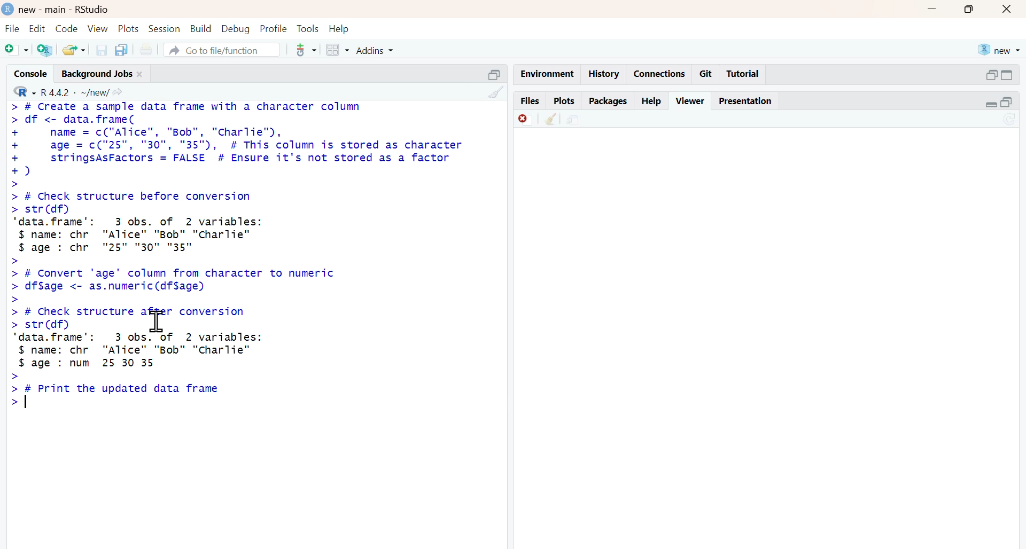  I want to click on background jobs, so click(97, 75).